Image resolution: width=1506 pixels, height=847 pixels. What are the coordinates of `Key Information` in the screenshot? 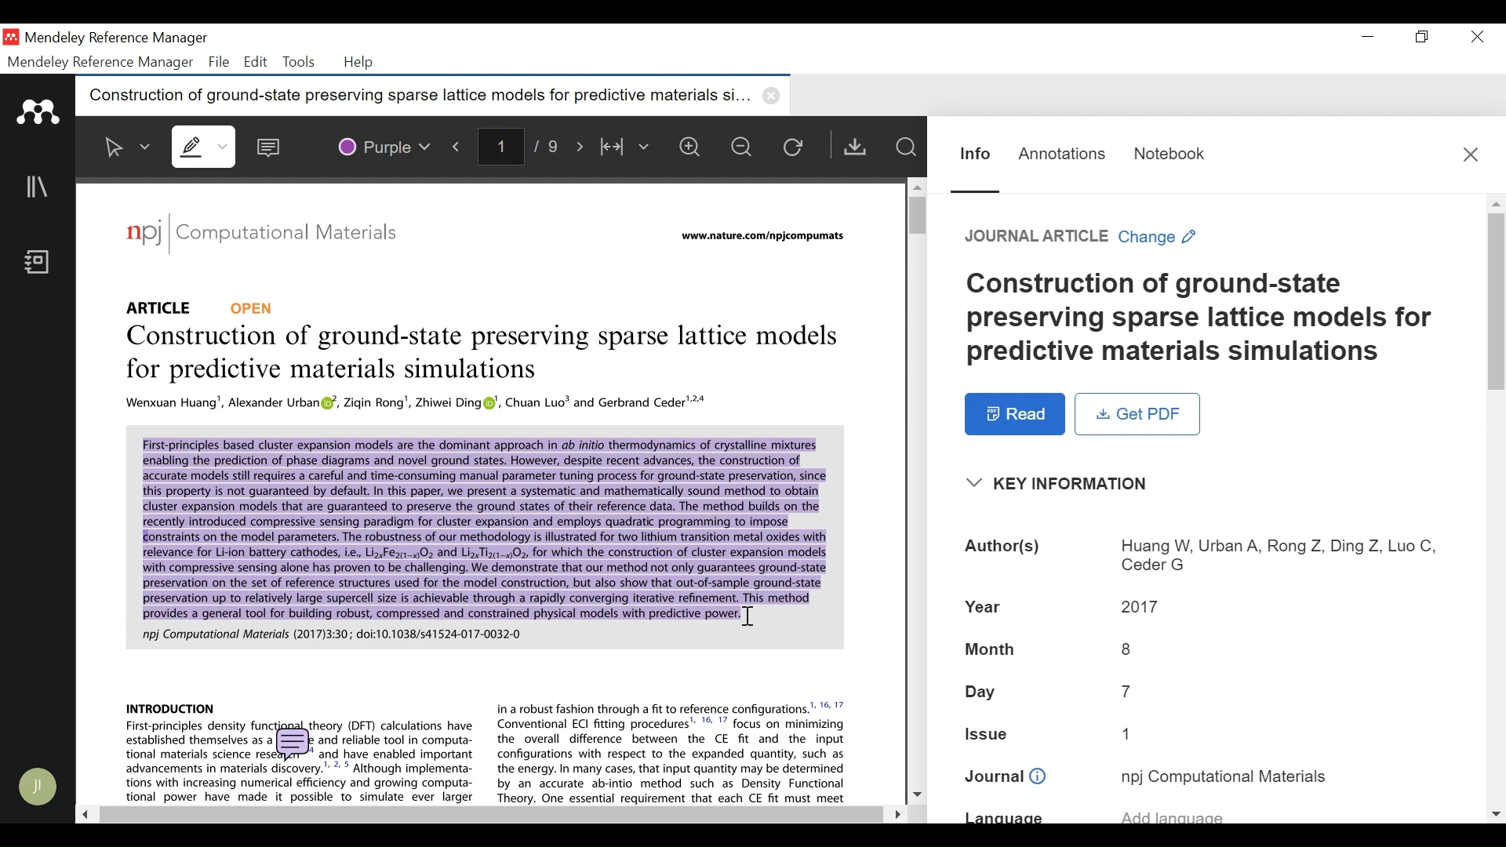 It's located at (1062, 484).